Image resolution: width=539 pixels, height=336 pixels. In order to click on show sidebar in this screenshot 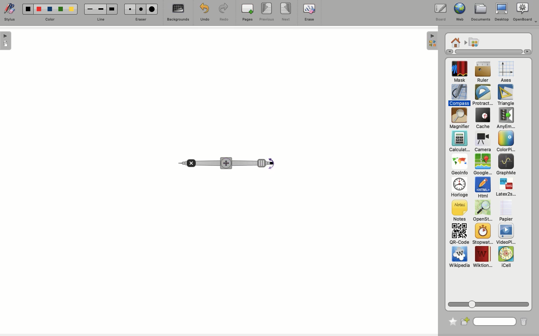, I will do `click(6, 41)`.